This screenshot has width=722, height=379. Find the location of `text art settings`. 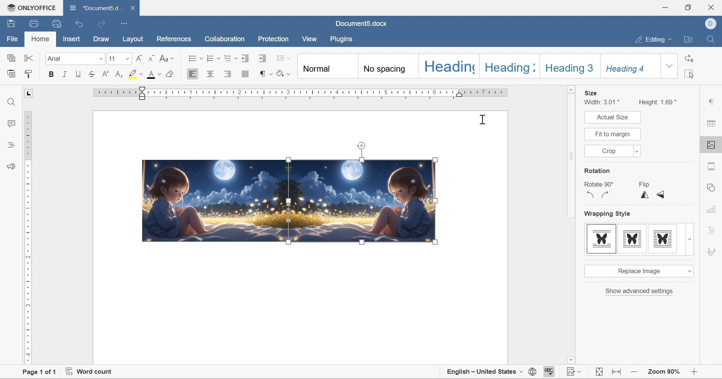

text art settings is located at coordinates (713, 228).